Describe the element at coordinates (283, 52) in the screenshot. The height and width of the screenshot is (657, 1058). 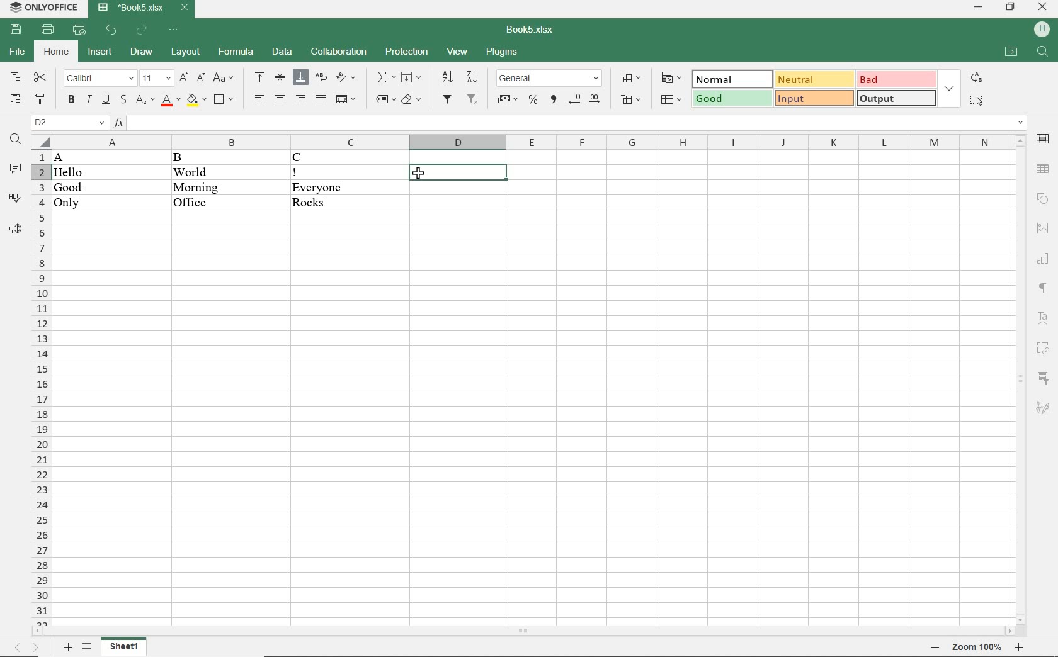
I see `data` at that location.